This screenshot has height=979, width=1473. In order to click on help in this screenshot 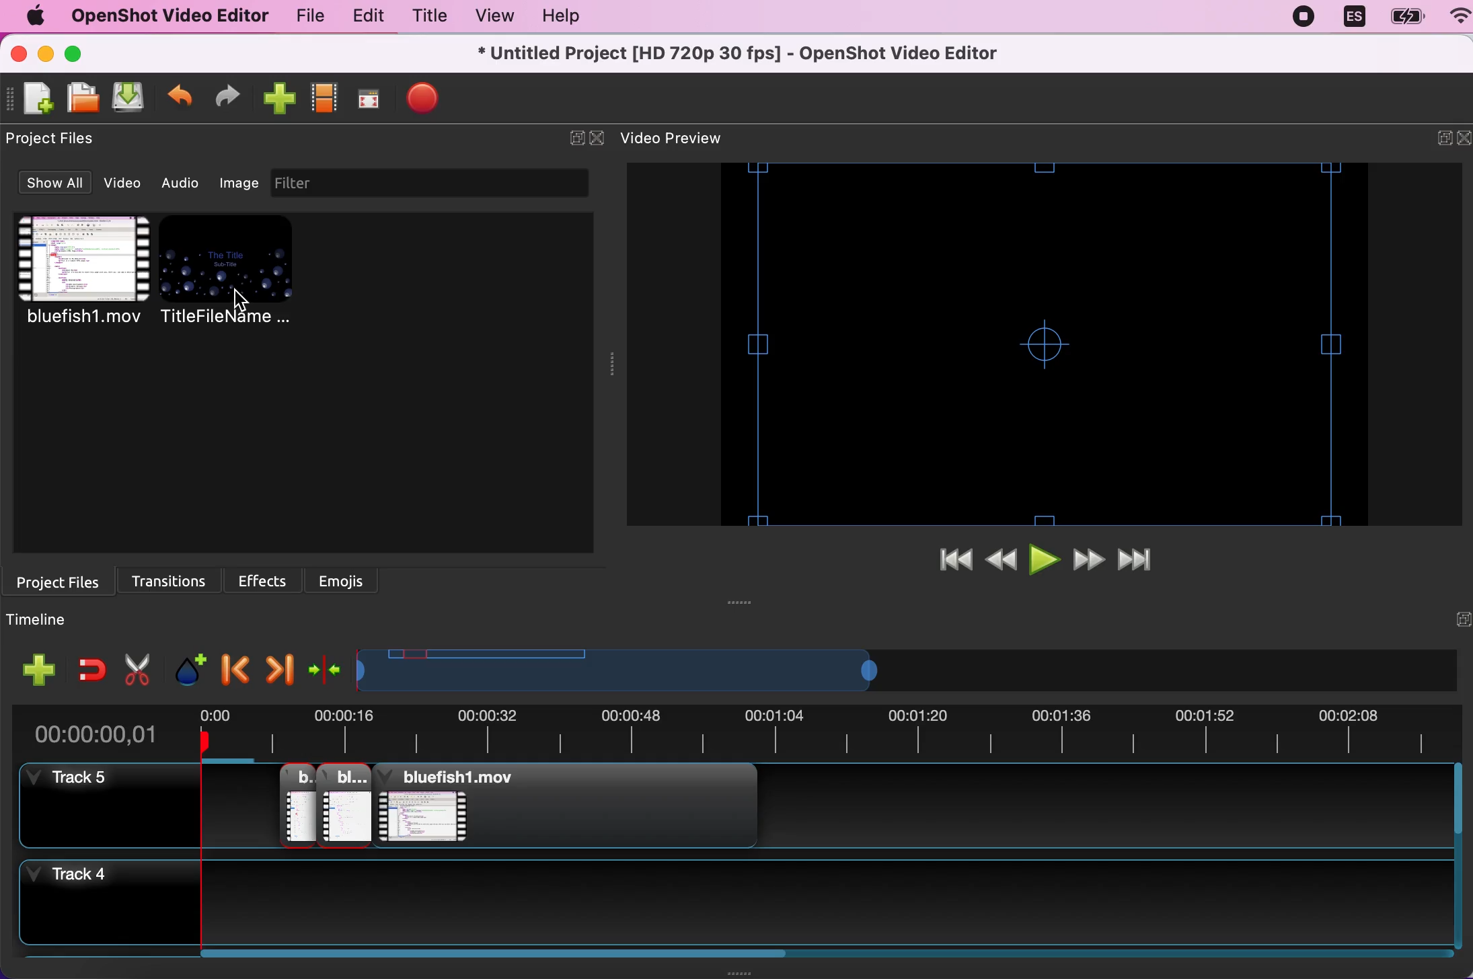, I will do `click(555, 18)`.